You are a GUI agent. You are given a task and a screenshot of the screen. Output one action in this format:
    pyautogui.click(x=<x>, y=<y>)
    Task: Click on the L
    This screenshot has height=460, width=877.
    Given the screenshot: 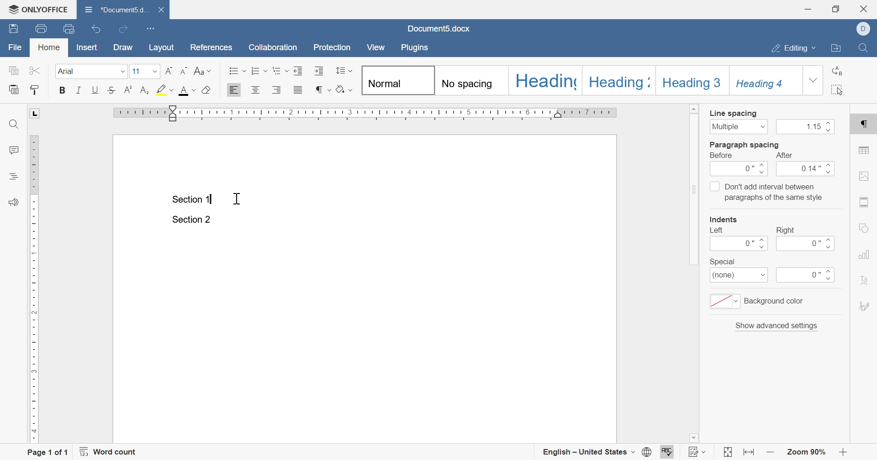 What is the action you would take?
    pyautogui.click(x=36, y=114)
    